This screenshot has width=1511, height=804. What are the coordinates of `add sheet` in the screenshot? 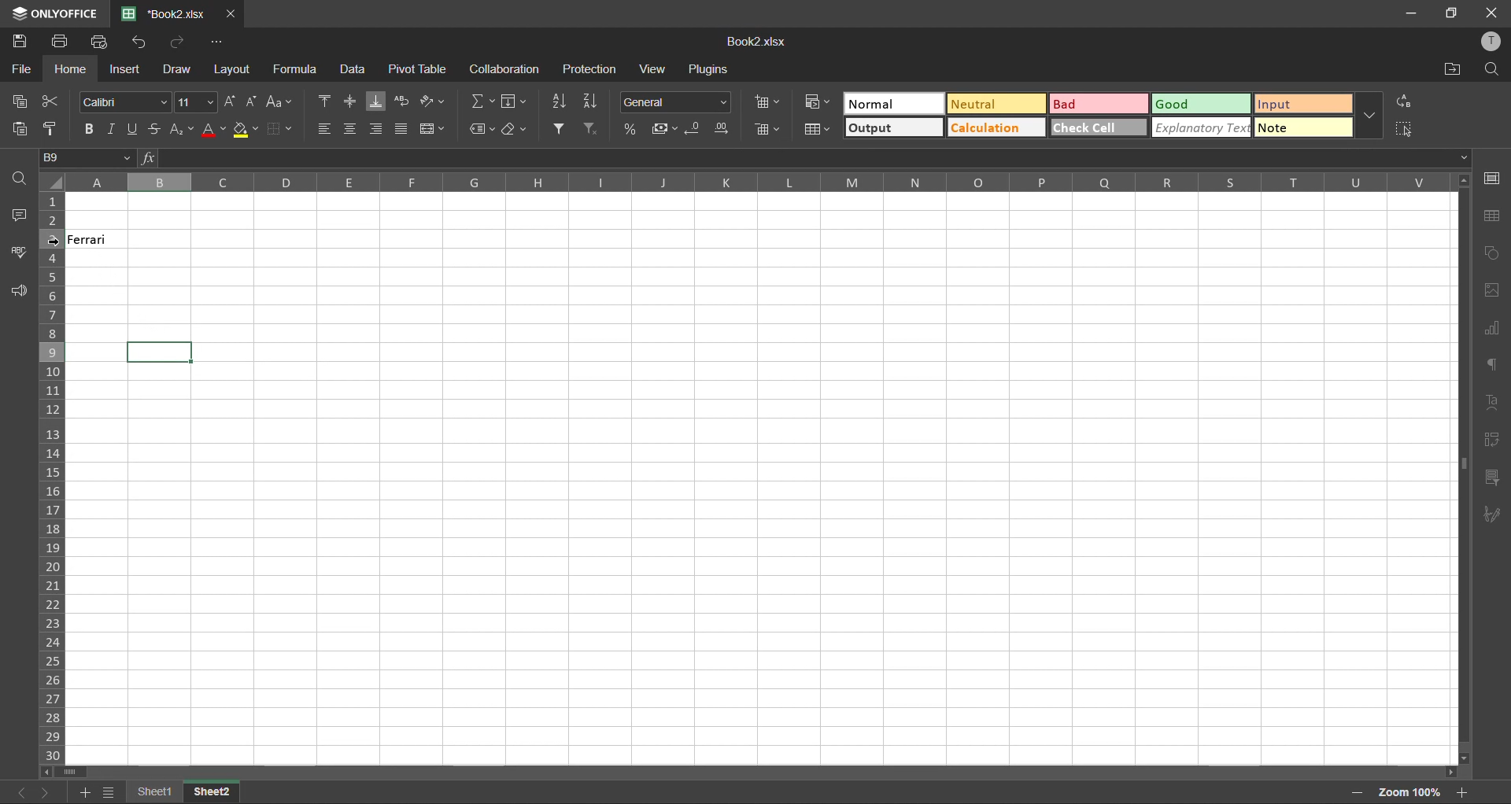 It's located at (87, 791).